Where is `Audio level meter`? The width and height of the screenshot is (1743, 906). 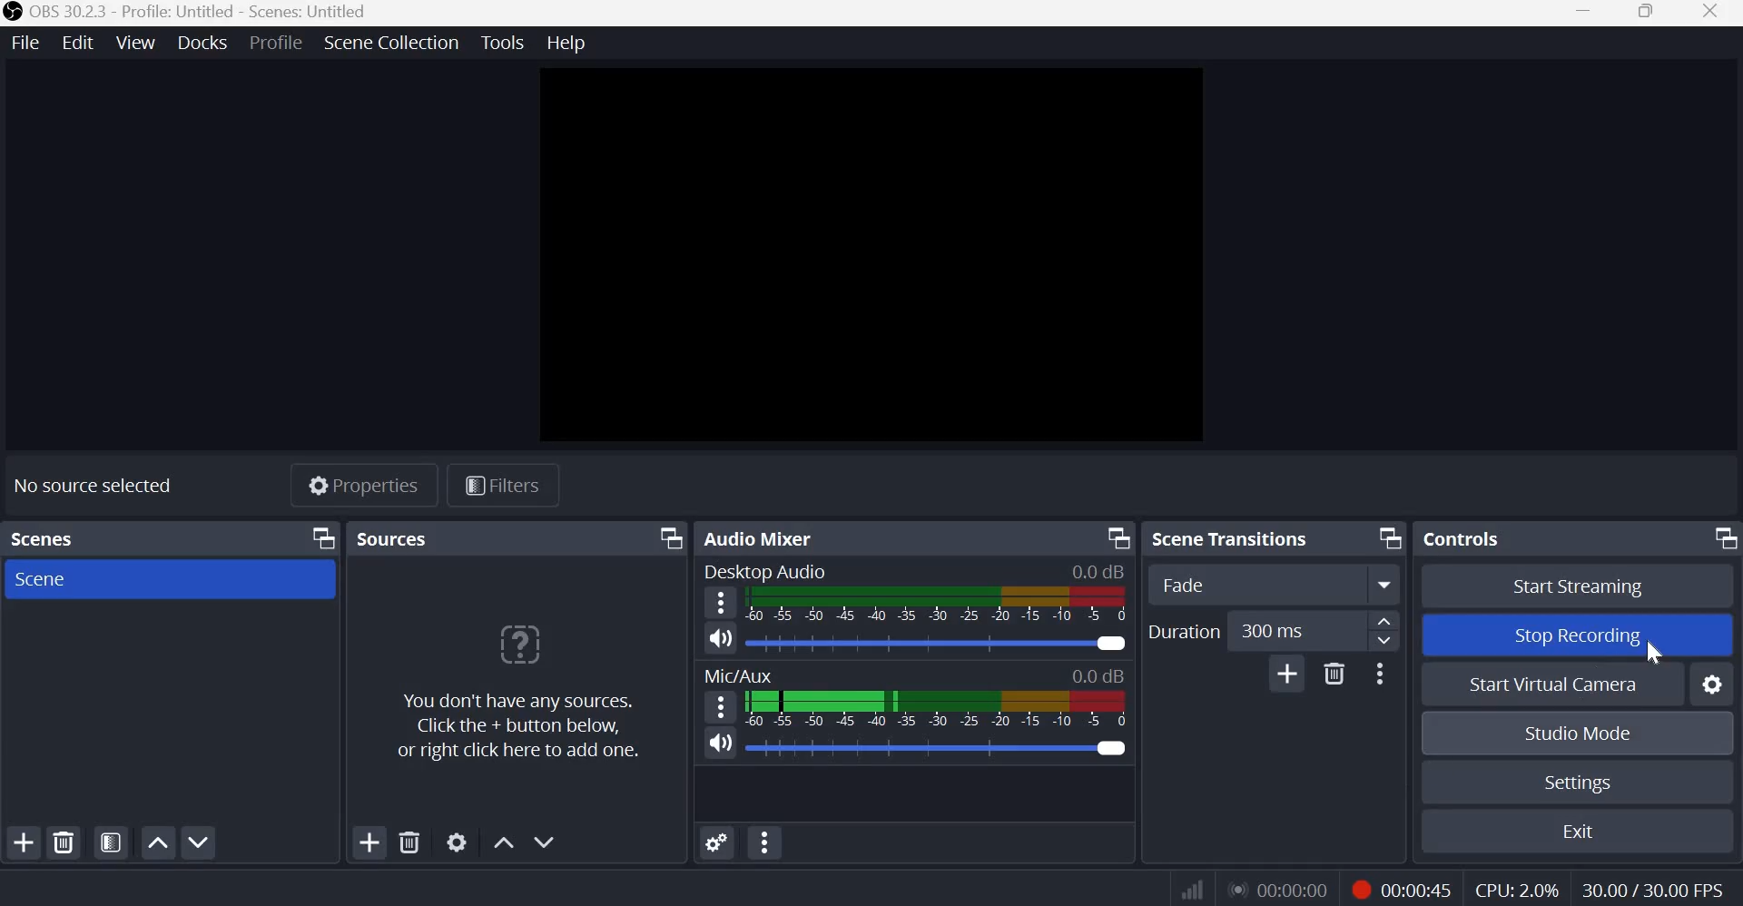 Audio level meter is located at coordinates (911, 643).